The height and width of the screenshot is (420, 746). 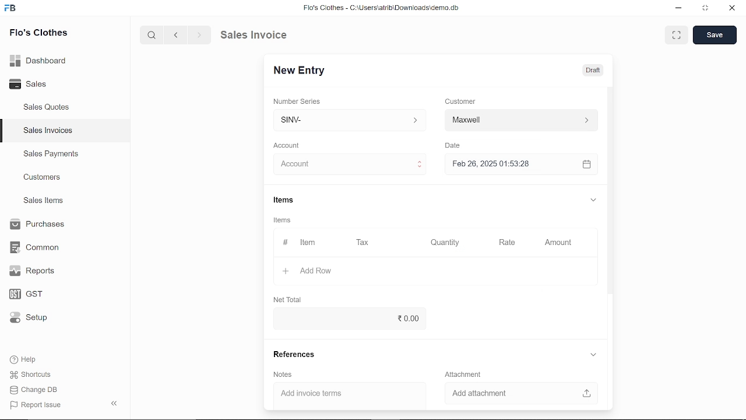 What do you see at coordinates (115, 402) in the screenshot?
I see `hide` at bounding box center [115, 402].